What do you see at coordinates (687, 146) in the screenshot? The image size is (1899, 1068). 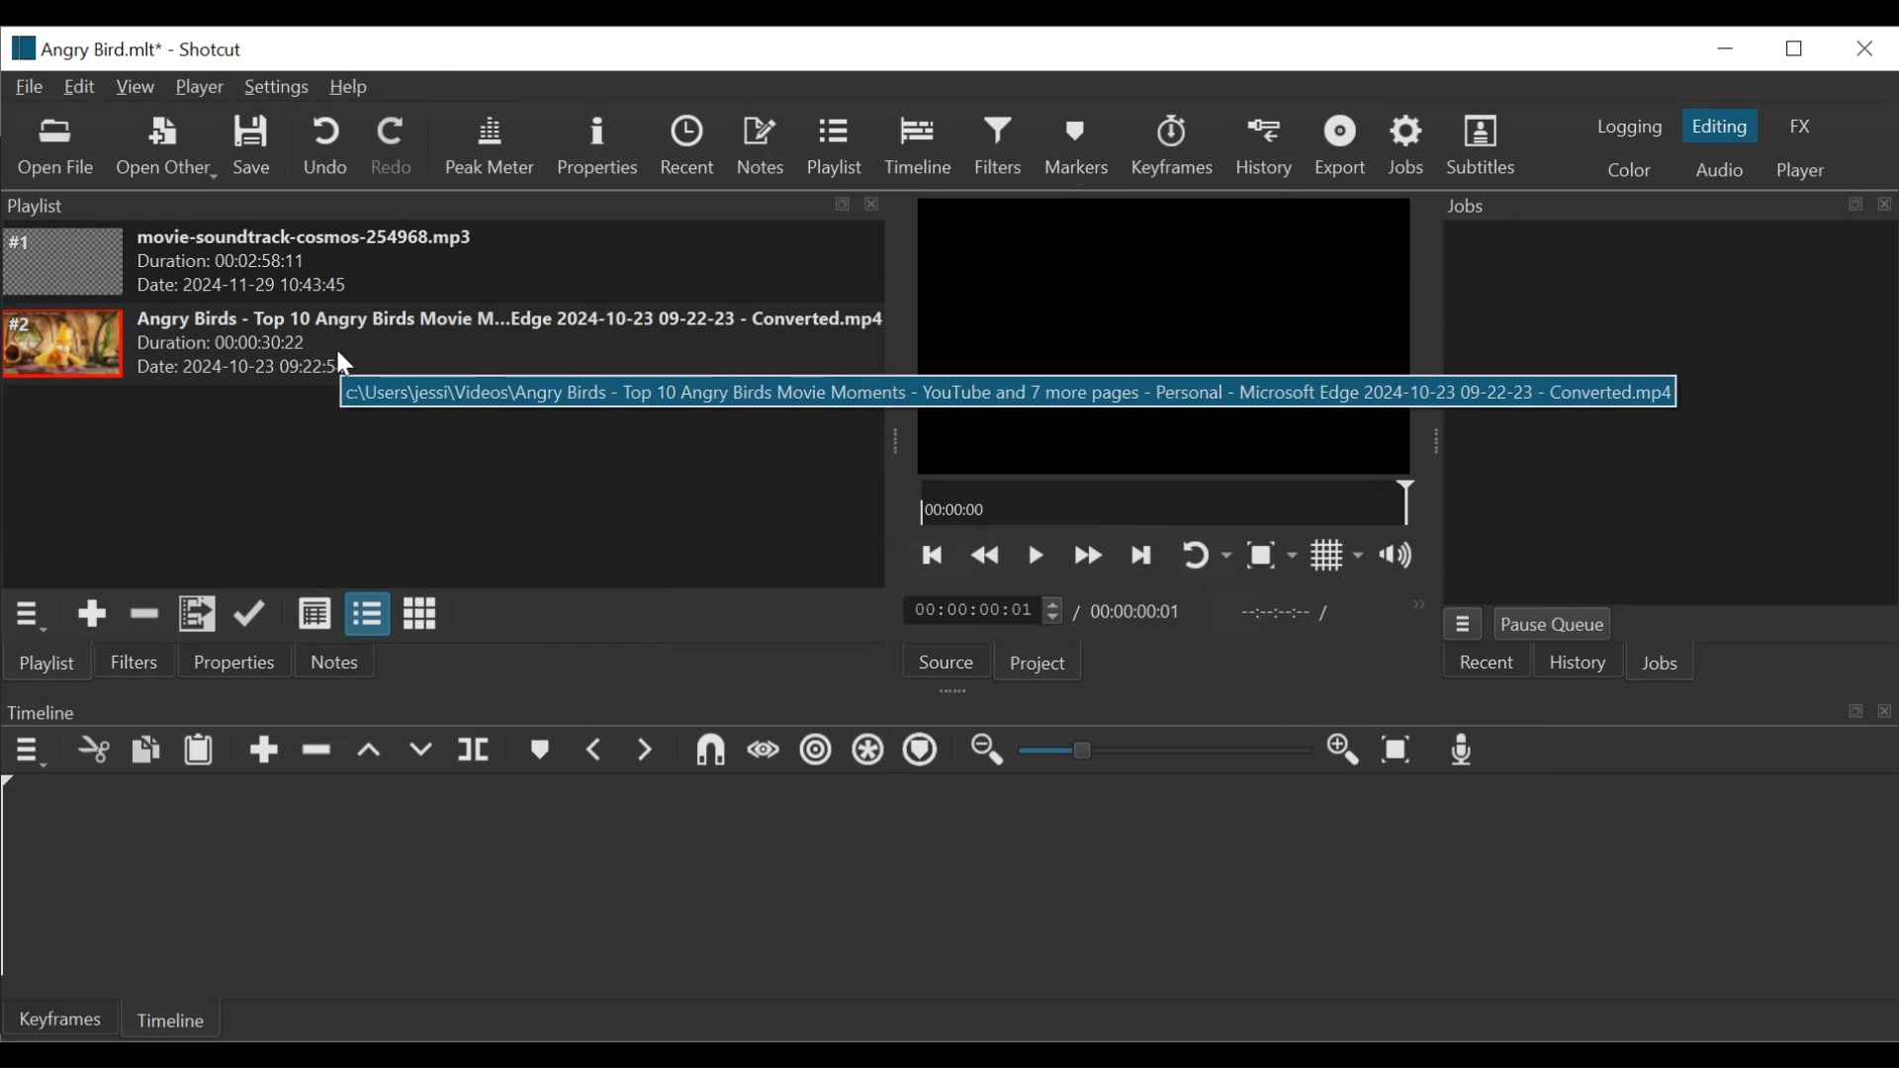 I see `Recent` at bounding box center [687, 146].